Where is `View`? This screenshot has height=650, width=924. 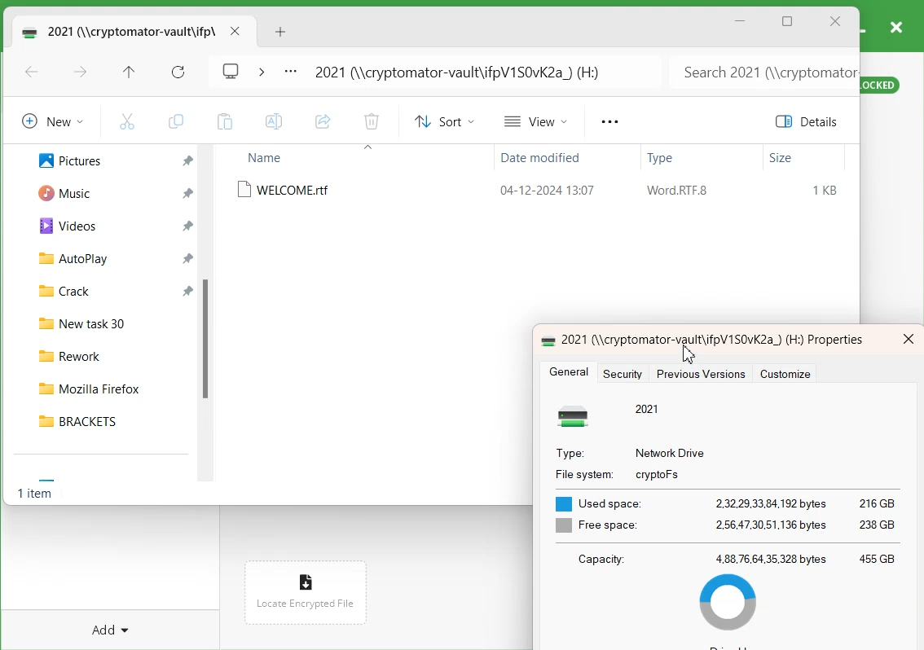 View is located at coordinates (537, 121).